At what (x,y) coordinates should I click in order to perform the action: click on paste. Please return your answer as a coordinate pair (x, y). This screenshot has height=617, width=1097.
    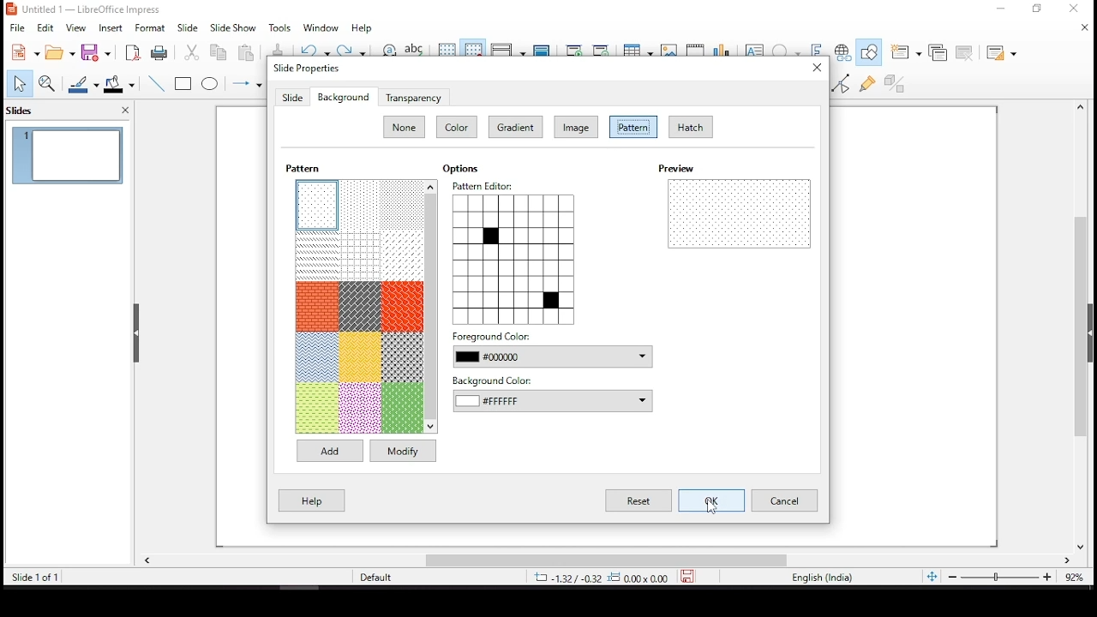
    Looking at the image, I should click on (247, 56).